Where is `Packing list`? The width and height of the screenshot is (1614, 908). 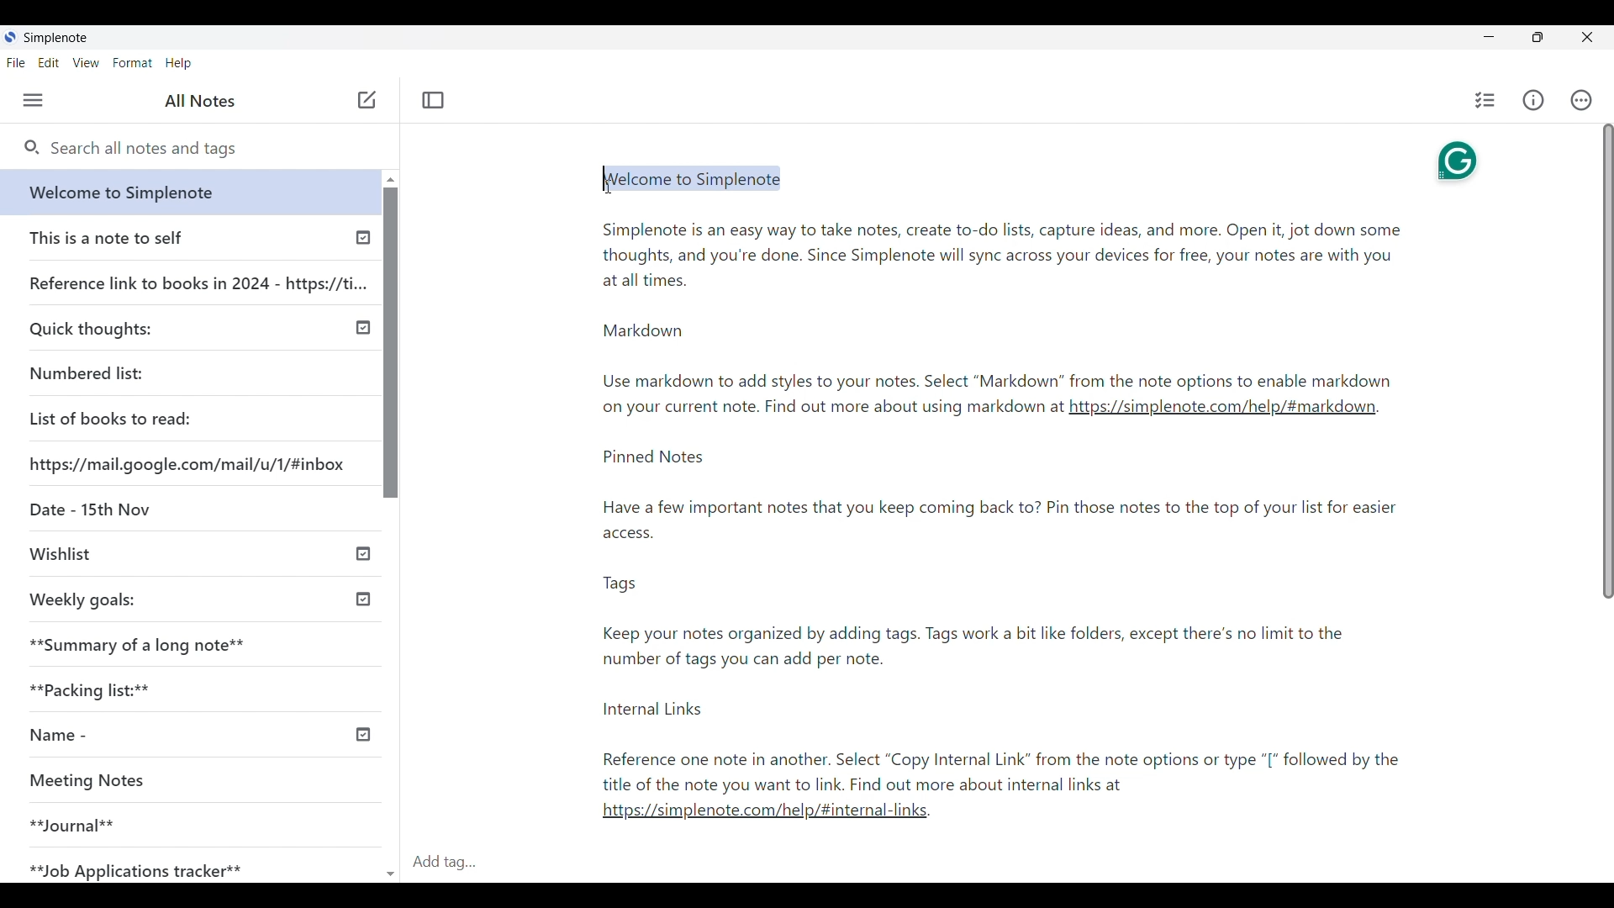 Packing list is located at coordinates (87, 689).